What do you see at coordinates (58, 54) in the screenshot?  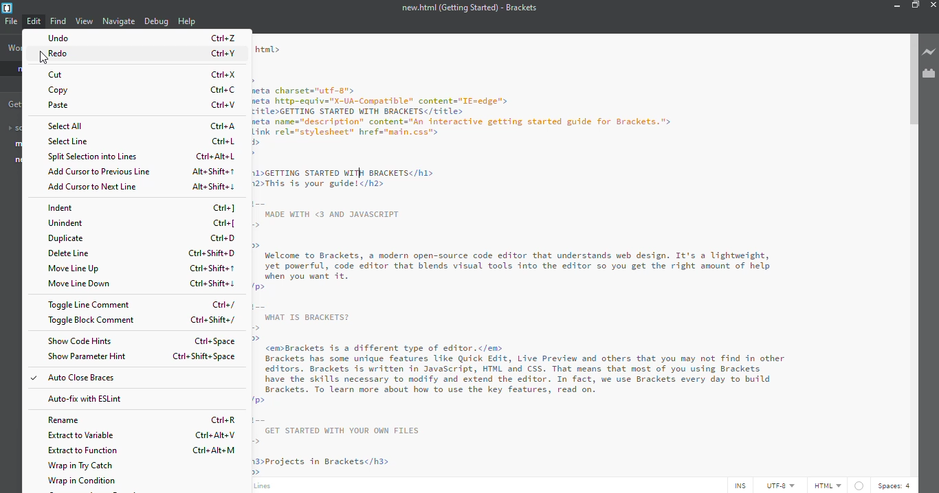 I see `redo` at bounding box center [58, 54].